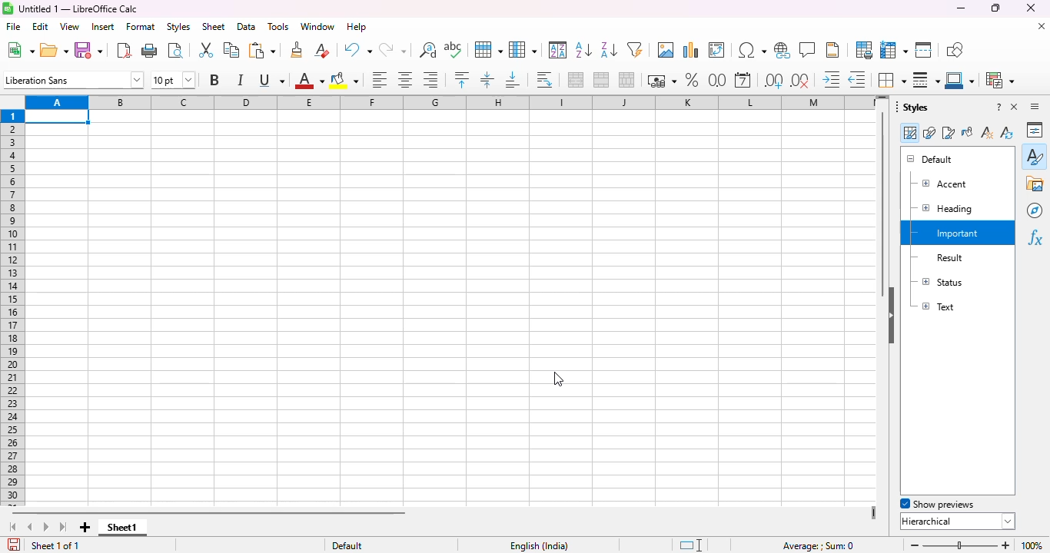  I want to click on merge cells, so click(601, 80).